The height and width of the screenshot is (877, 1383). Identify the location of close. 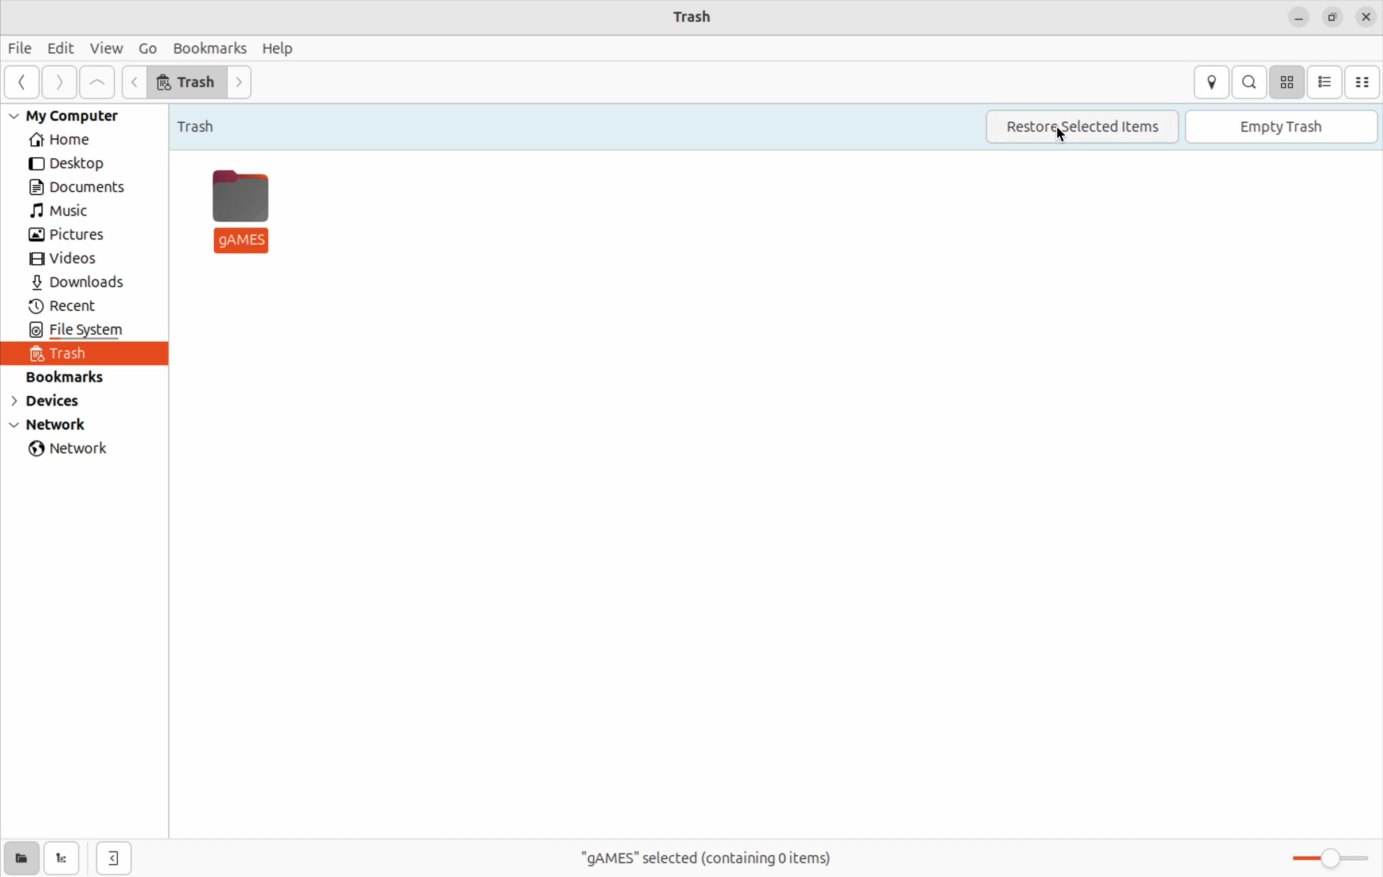
(1366, 18).